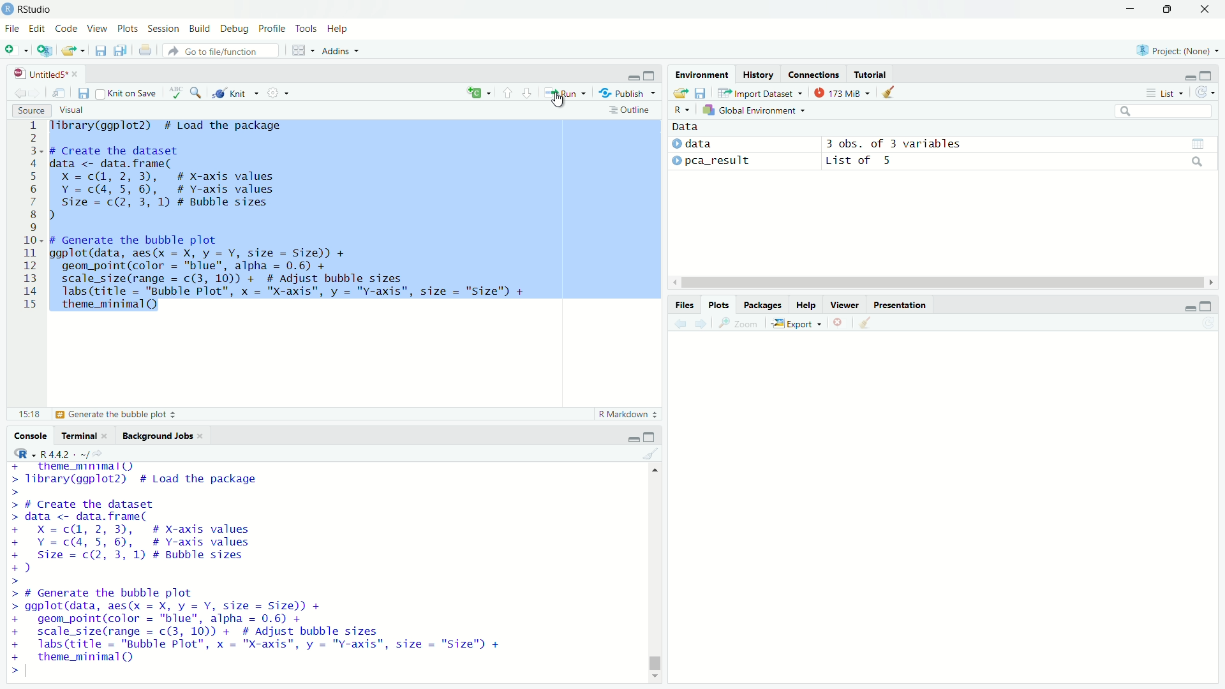 The image size is (1225, 689). Describe the element at coordinates (762, 305) in the screenshot. I see `packages` at that location.